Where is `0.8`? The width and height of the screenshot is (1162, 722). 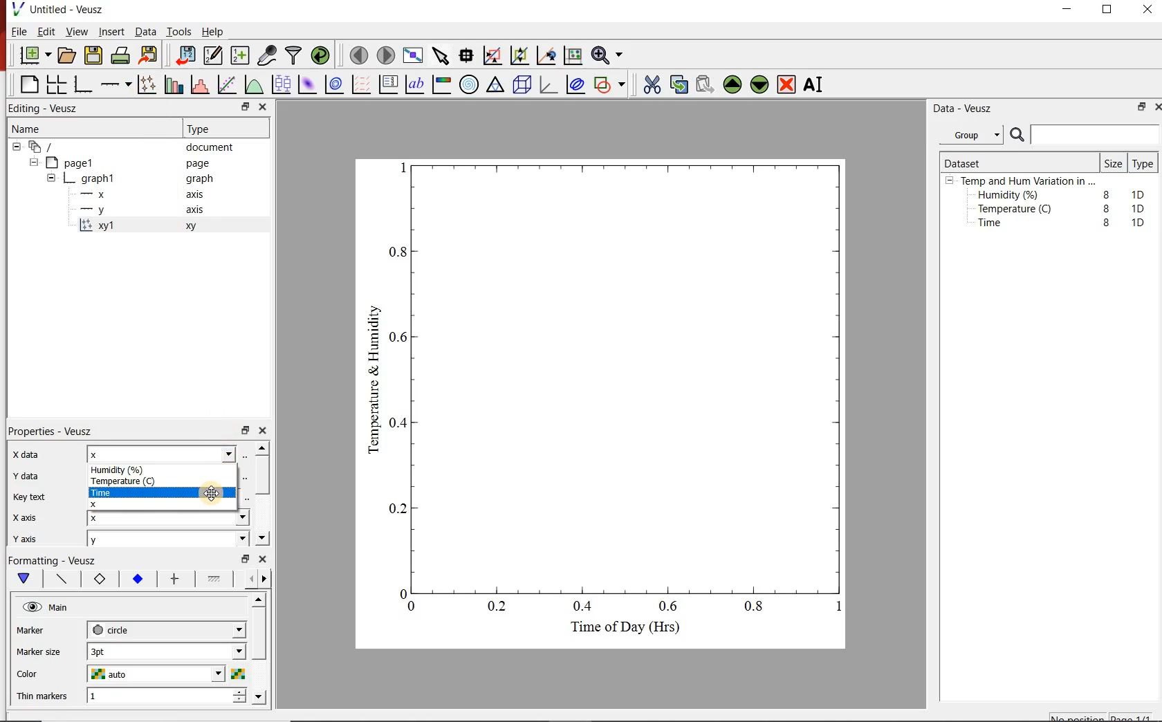
0.8 is located at coordinates (758, 609).